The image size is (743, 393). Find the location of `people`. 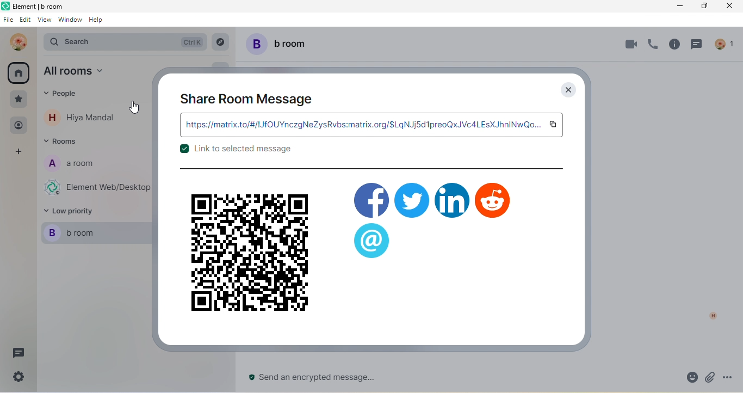

people is located at coordinates (18, 126).